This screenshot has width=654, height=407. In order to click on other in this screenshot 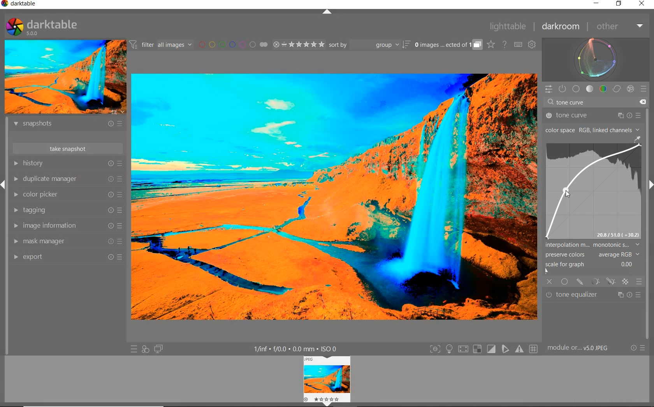, I will do `click(618, 26)`.